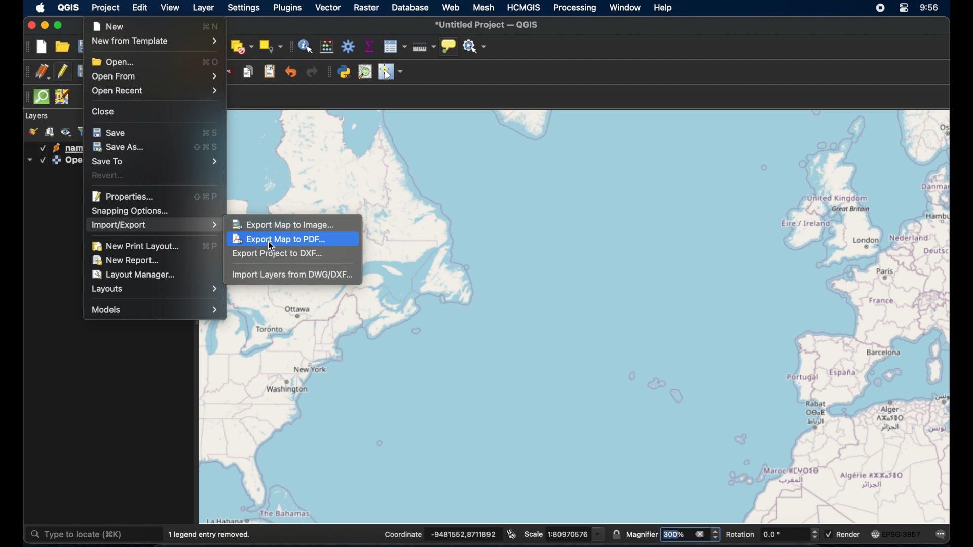 The image size is (973, 547). Describe the element at coordinates (475, 47) in the screenshot. I see `no action selected` at that location.